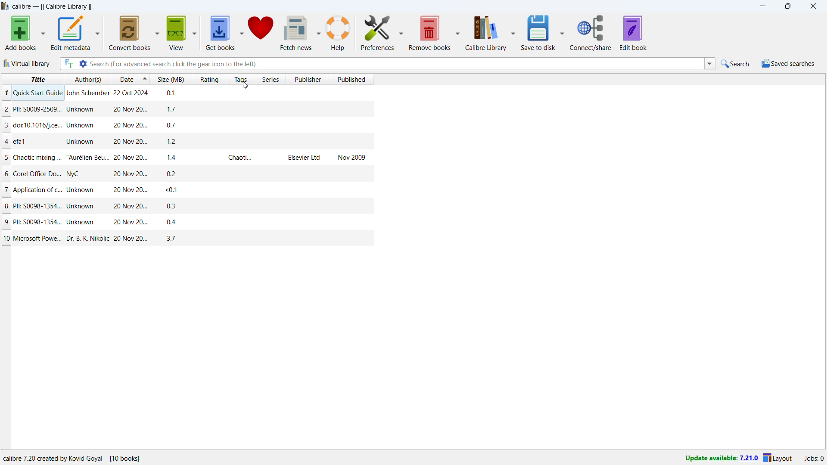 The width and height of the screenshot is (827, 465). Describe the element at coordinates (32, 79) in the screenshot. I see `sort by title` at that location.